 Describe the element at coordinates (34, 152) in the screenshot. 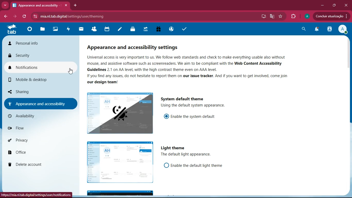

I see `office` at that location.